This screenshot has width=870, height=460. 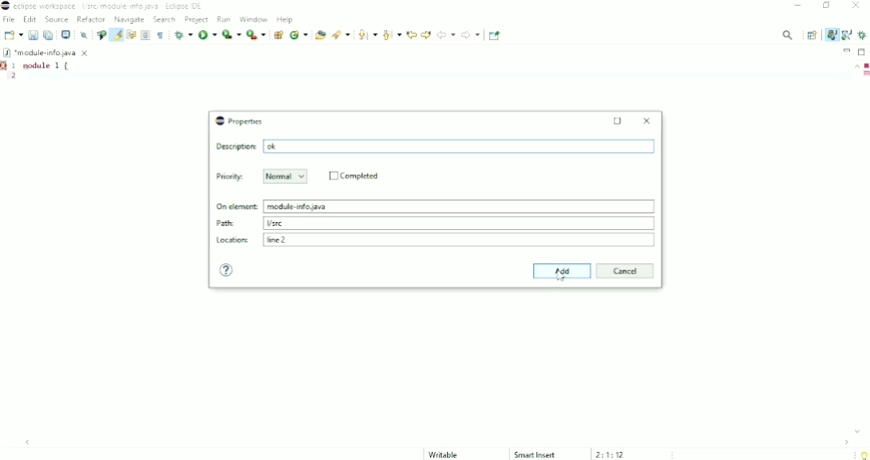 I want to click on Save, so click(x=33, y=35).